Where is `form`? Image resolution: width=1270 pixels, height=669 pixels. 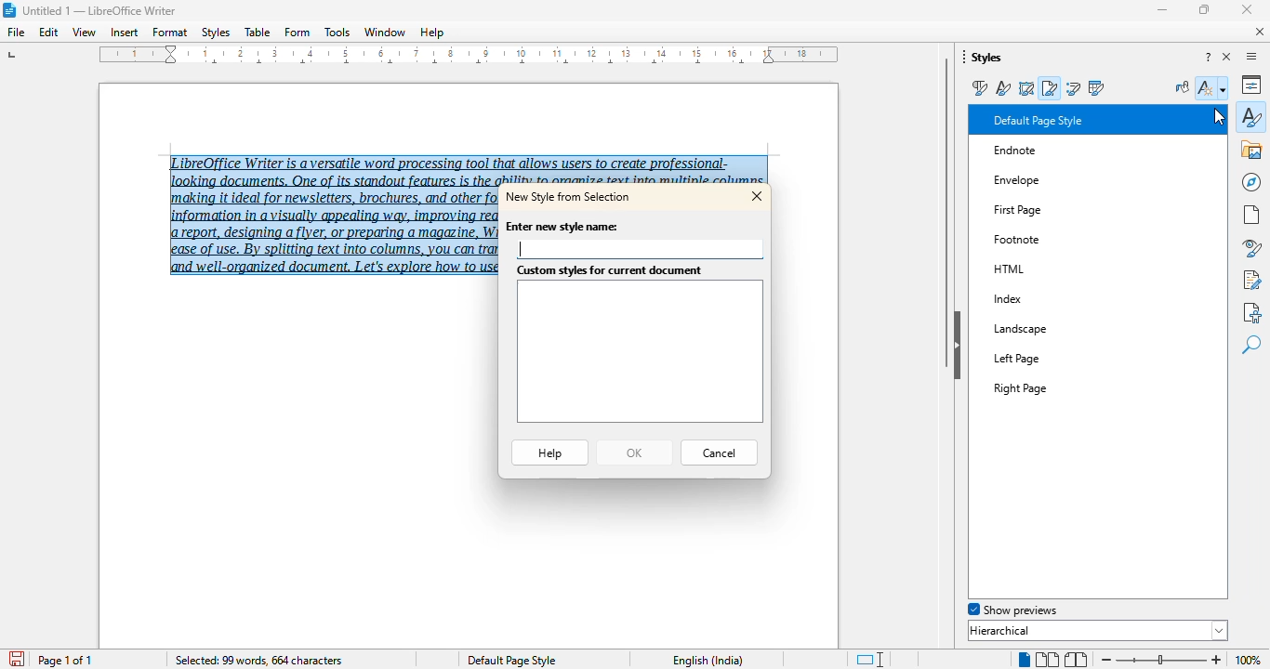
form is located at coordinates (298, 32).